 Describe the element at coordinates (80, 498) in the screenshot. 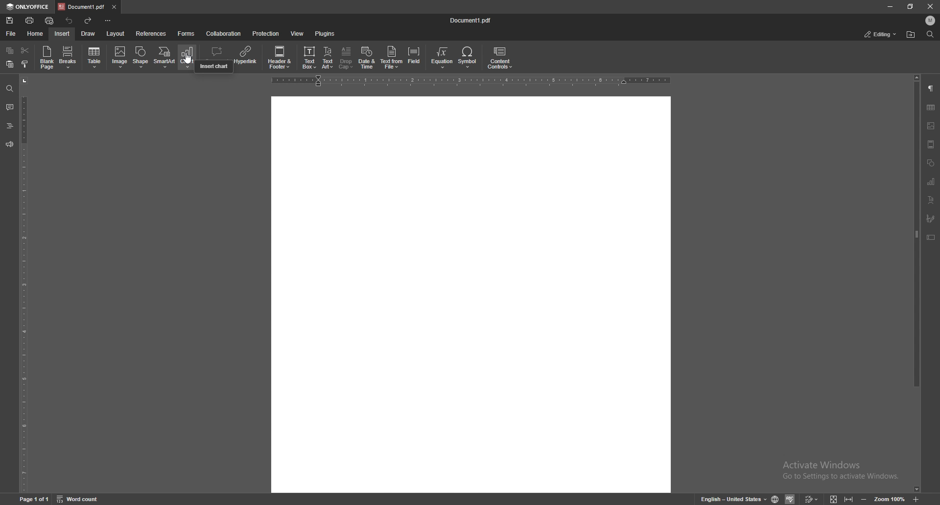

I see `Word count` at that location.